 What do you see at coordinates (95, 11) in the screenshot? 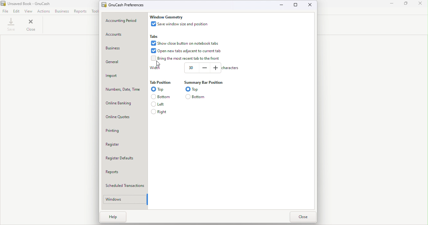
I see `Tools` at bounding box center [95, 11].